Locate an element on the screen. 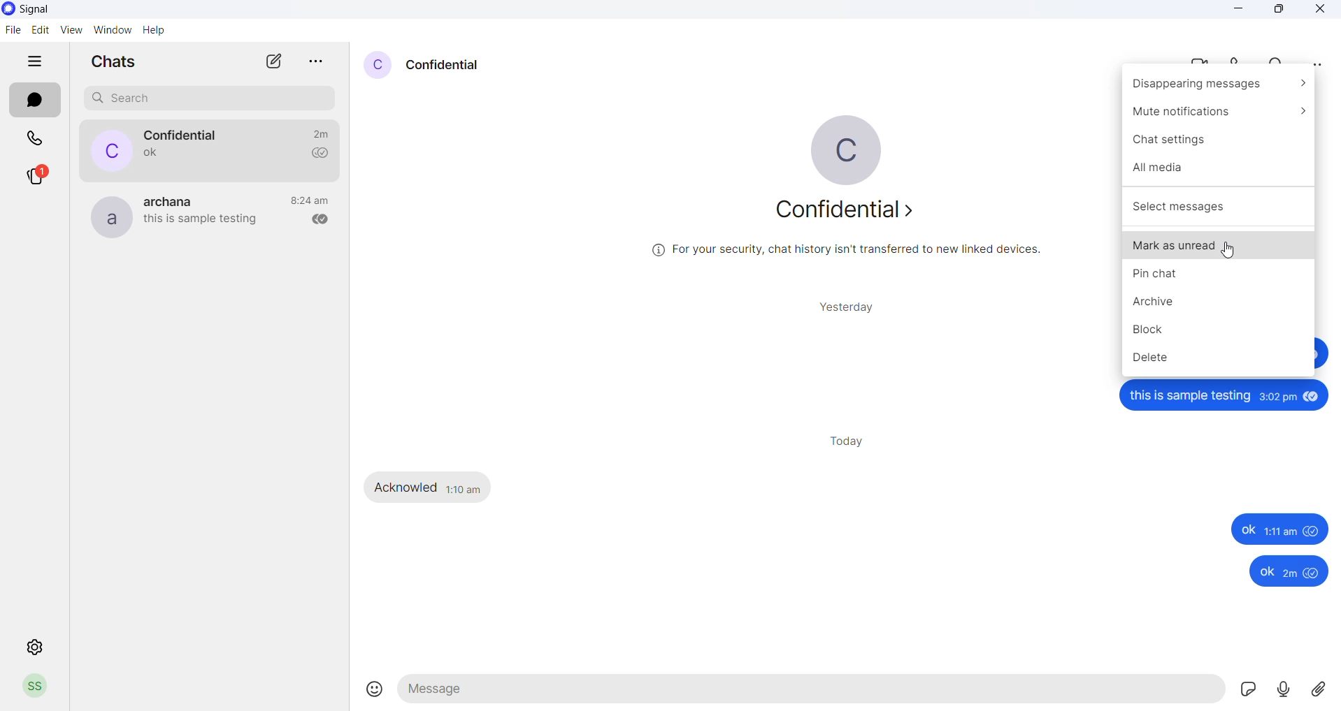 This screenshot has height=711, width=1341. voice call is located at coordinates (1237, 61).